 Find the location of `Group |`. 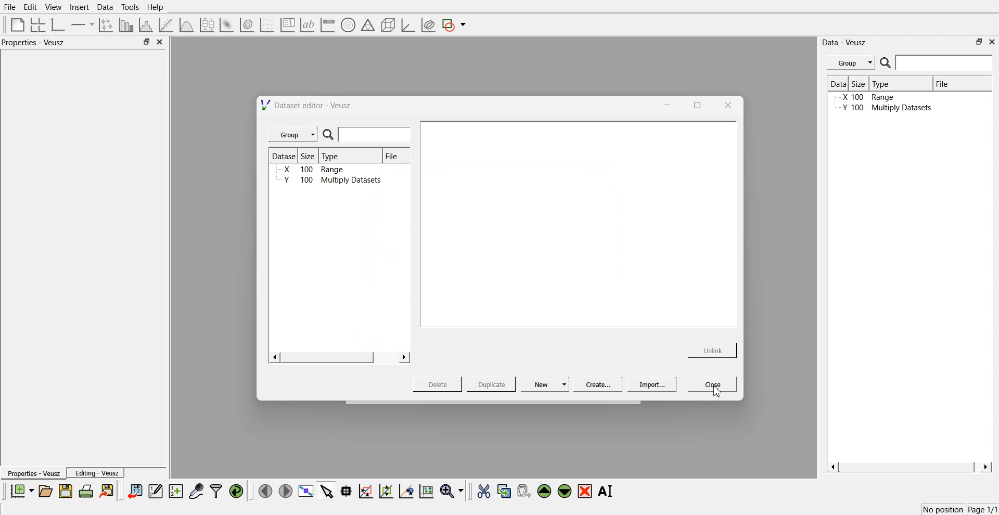

Group | is located at coordinates (294, 135).